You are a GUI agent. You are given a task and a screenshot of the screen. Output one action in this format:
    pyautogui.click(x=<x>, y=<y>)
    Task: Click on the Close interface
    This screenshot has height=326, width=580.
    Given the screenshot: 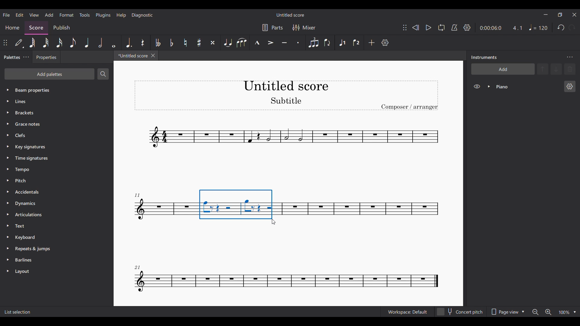 What is the action you would take?
    pyautogui.click(x=575, y=15)
    